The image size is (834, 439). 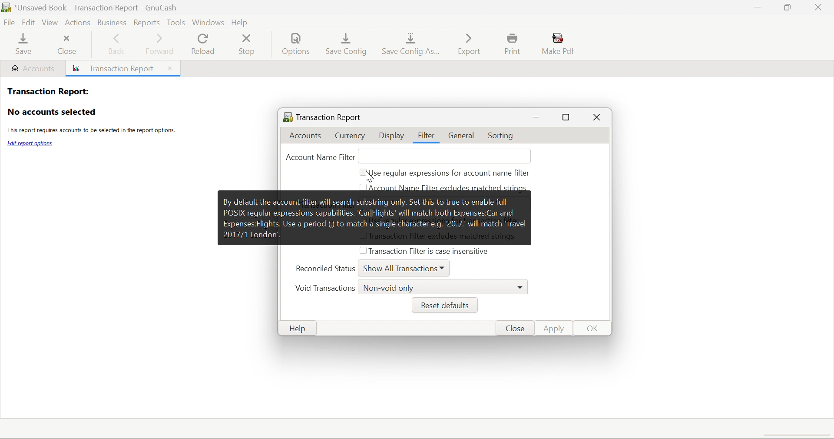 I want to click on Show All Transactions, so click(x=400, y=269).